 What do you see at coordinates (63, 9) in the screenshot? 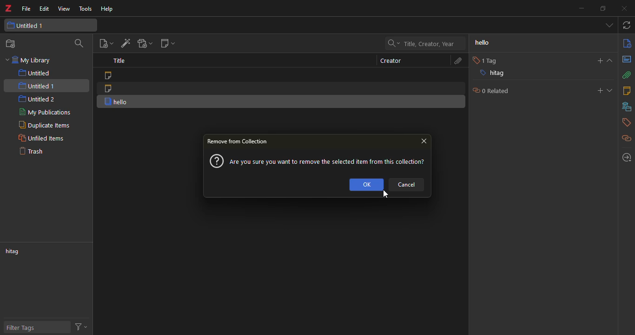
I see `view` at bounding box center [63, 9].